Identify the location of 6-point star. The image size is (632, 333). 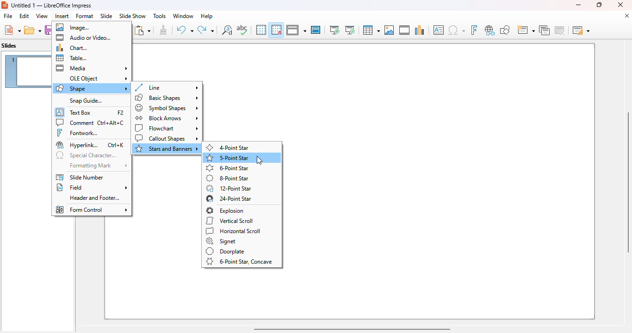
(228, 168).